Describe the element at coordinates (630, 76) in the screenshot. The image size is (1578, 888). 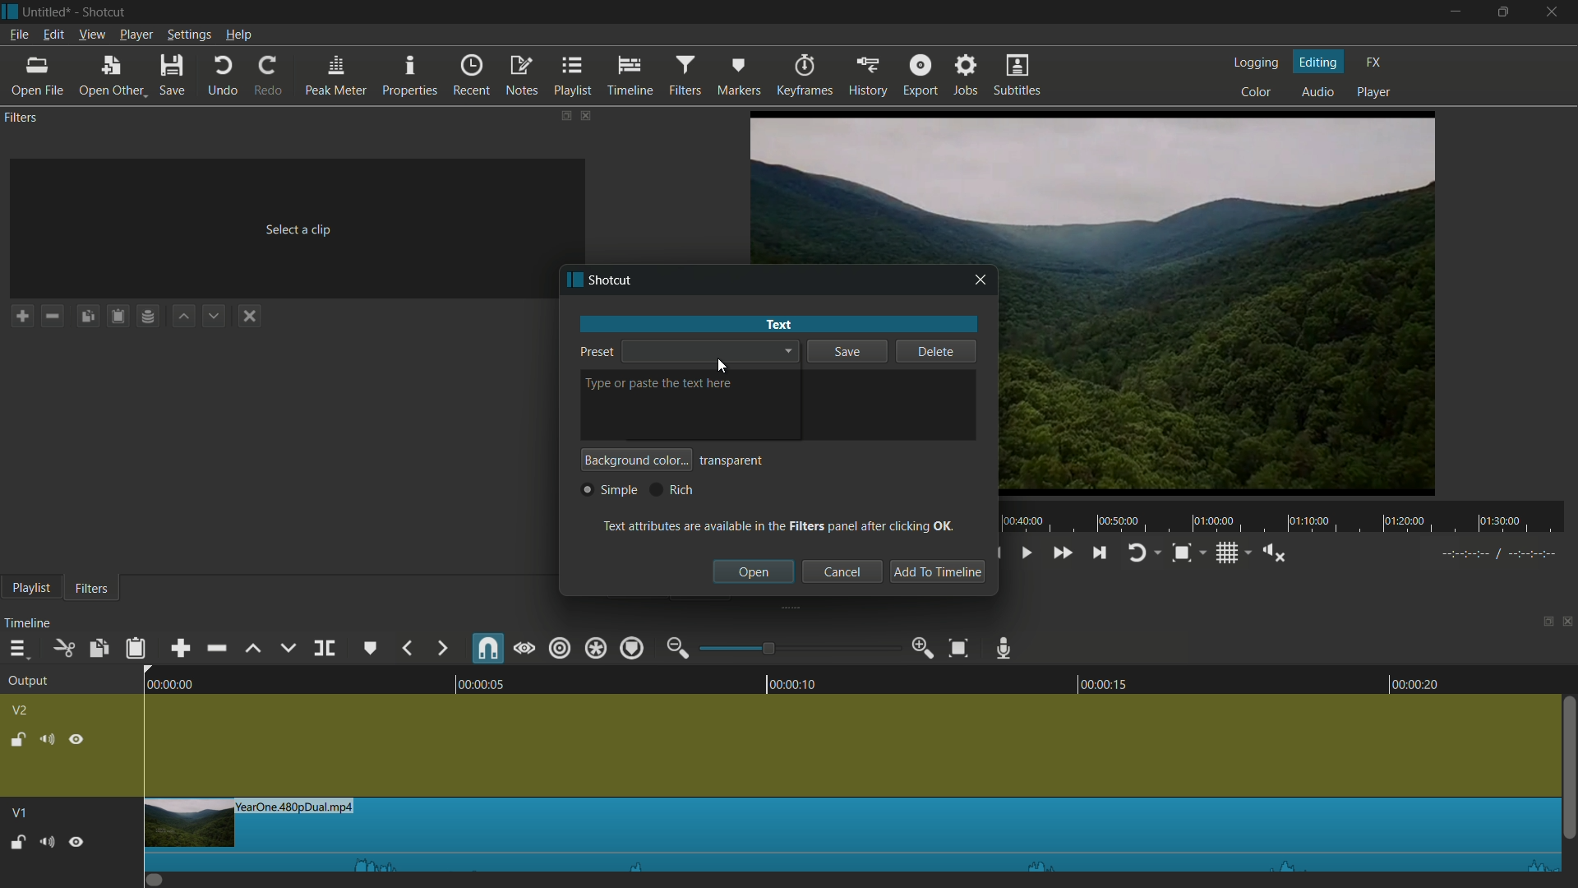
I see `timeline` at that location.